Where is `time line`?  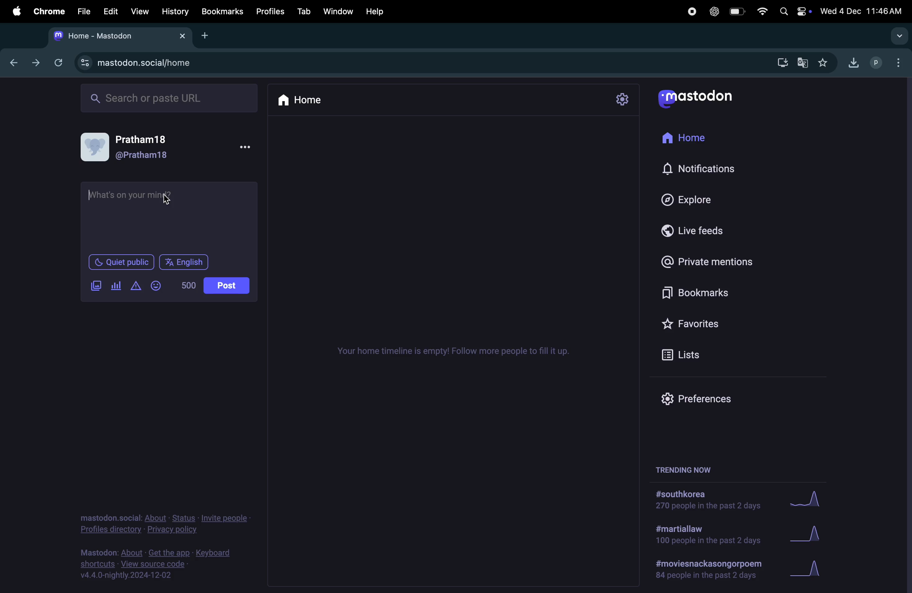 time line is located at coordinates (459, 353).